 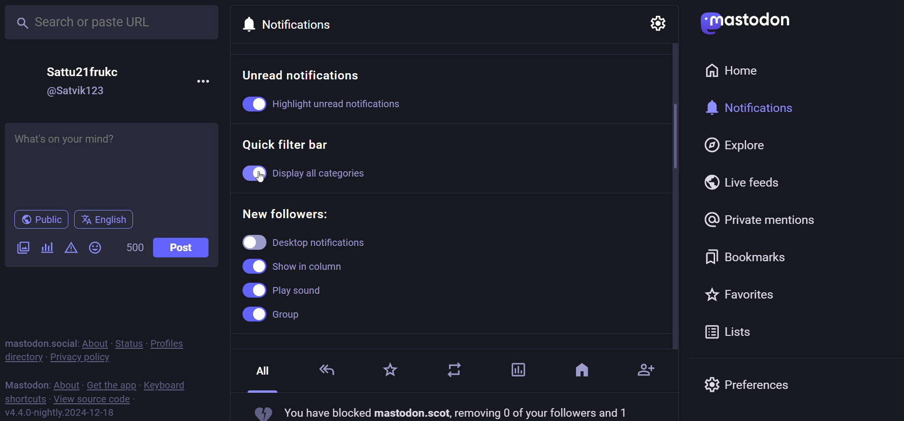 I want to click on preferences, so click(x=748, y=387).